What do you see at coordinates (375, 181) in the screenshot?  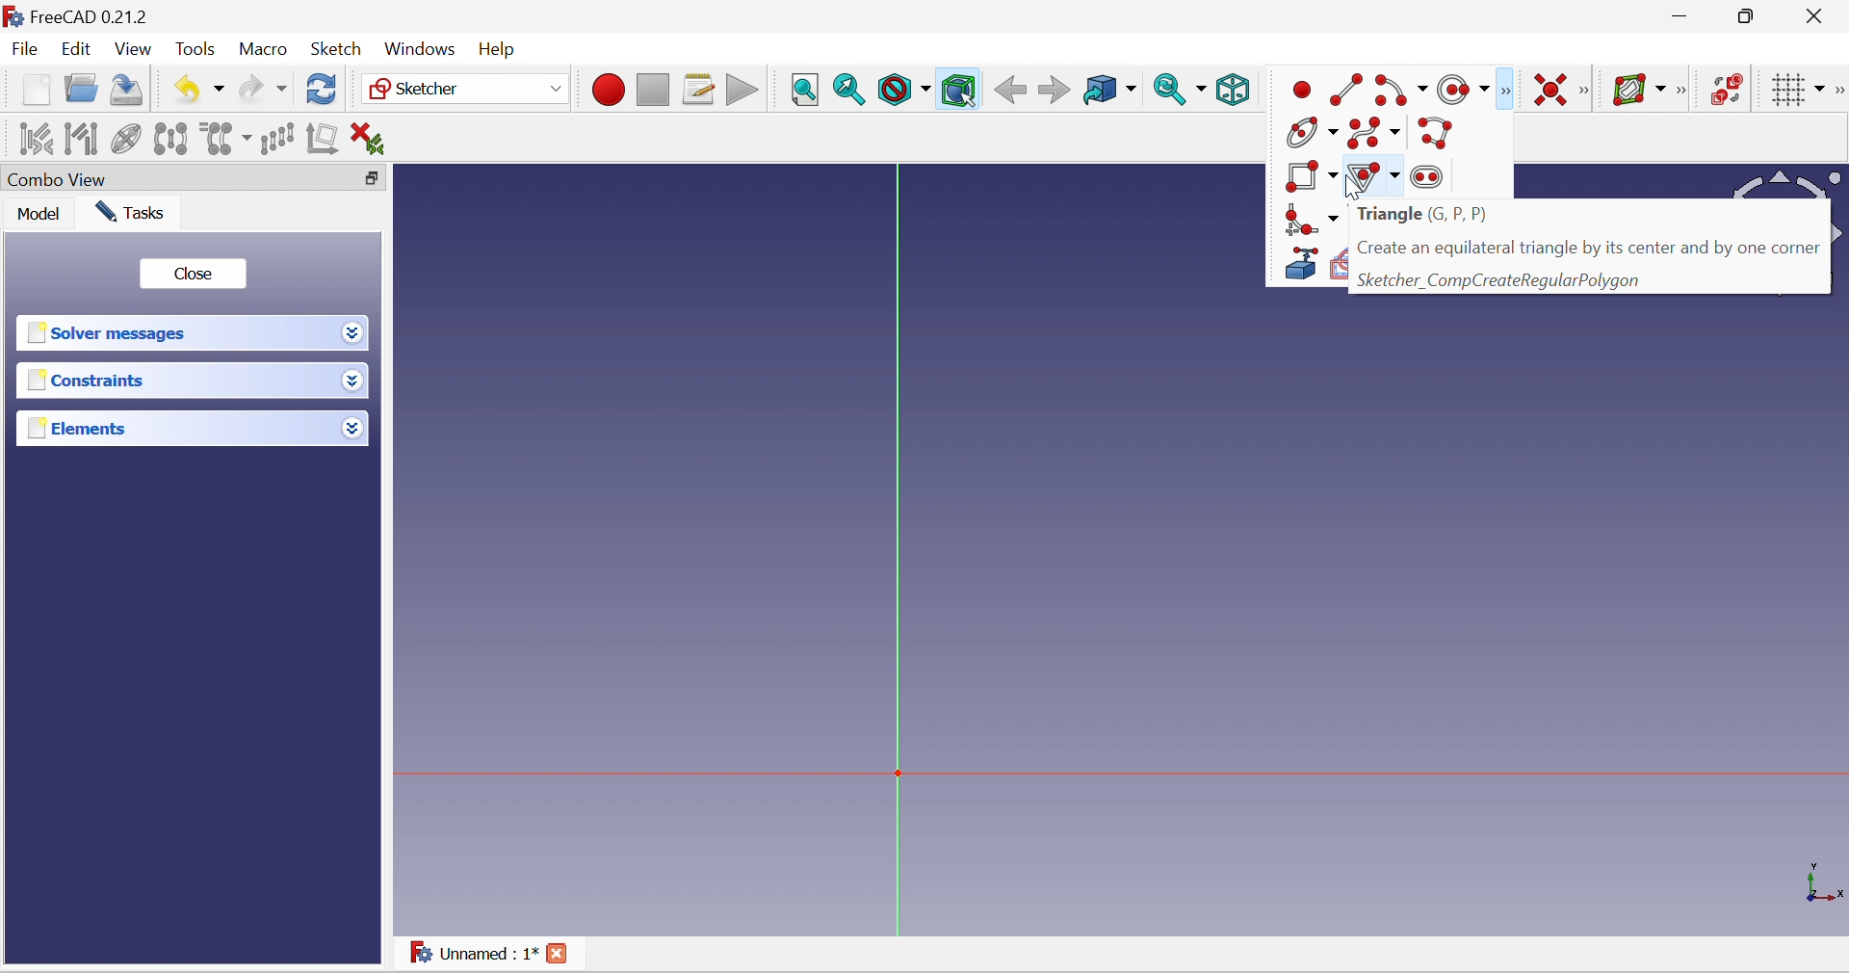 I see `Restore down` at bounding box center [375, 181].